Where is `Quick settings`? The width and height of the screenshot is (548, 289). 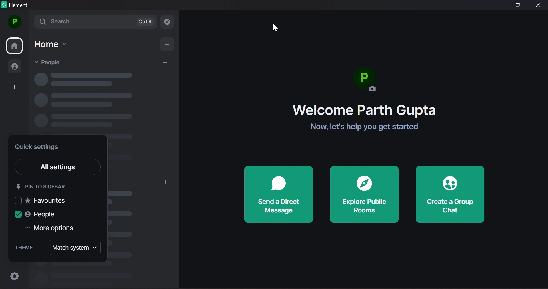 Quick settings is located at coordinates (38, 148).